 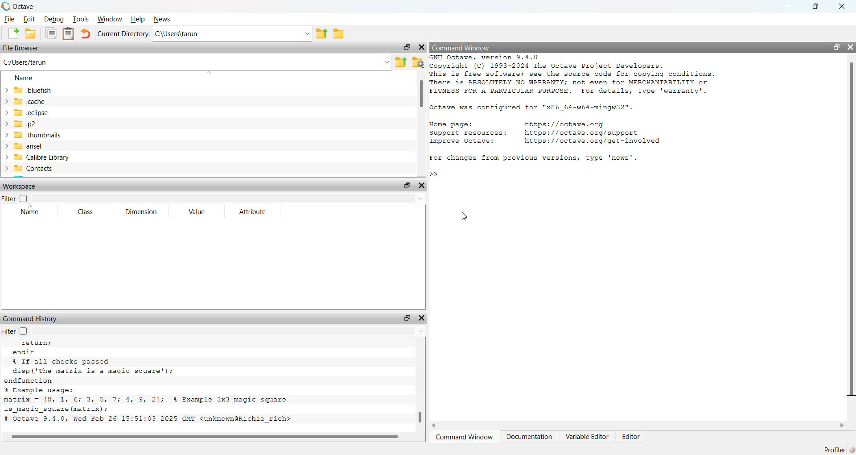 I want to click on Command Window, so click(x=464, y=437).